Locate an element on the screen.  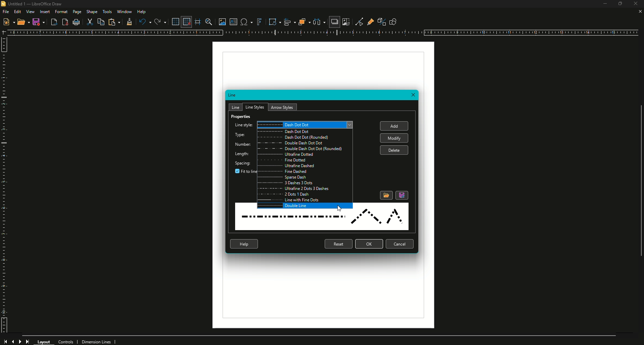
Close Sheet is located at coordinates (639, 12).